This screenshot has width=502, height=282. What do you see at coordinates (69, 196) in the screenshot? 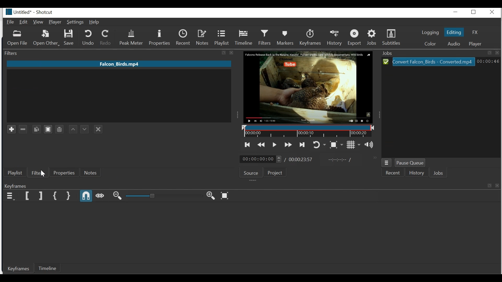
I see `Set Second Simple Keyframe` at bounding box center [69, 196].